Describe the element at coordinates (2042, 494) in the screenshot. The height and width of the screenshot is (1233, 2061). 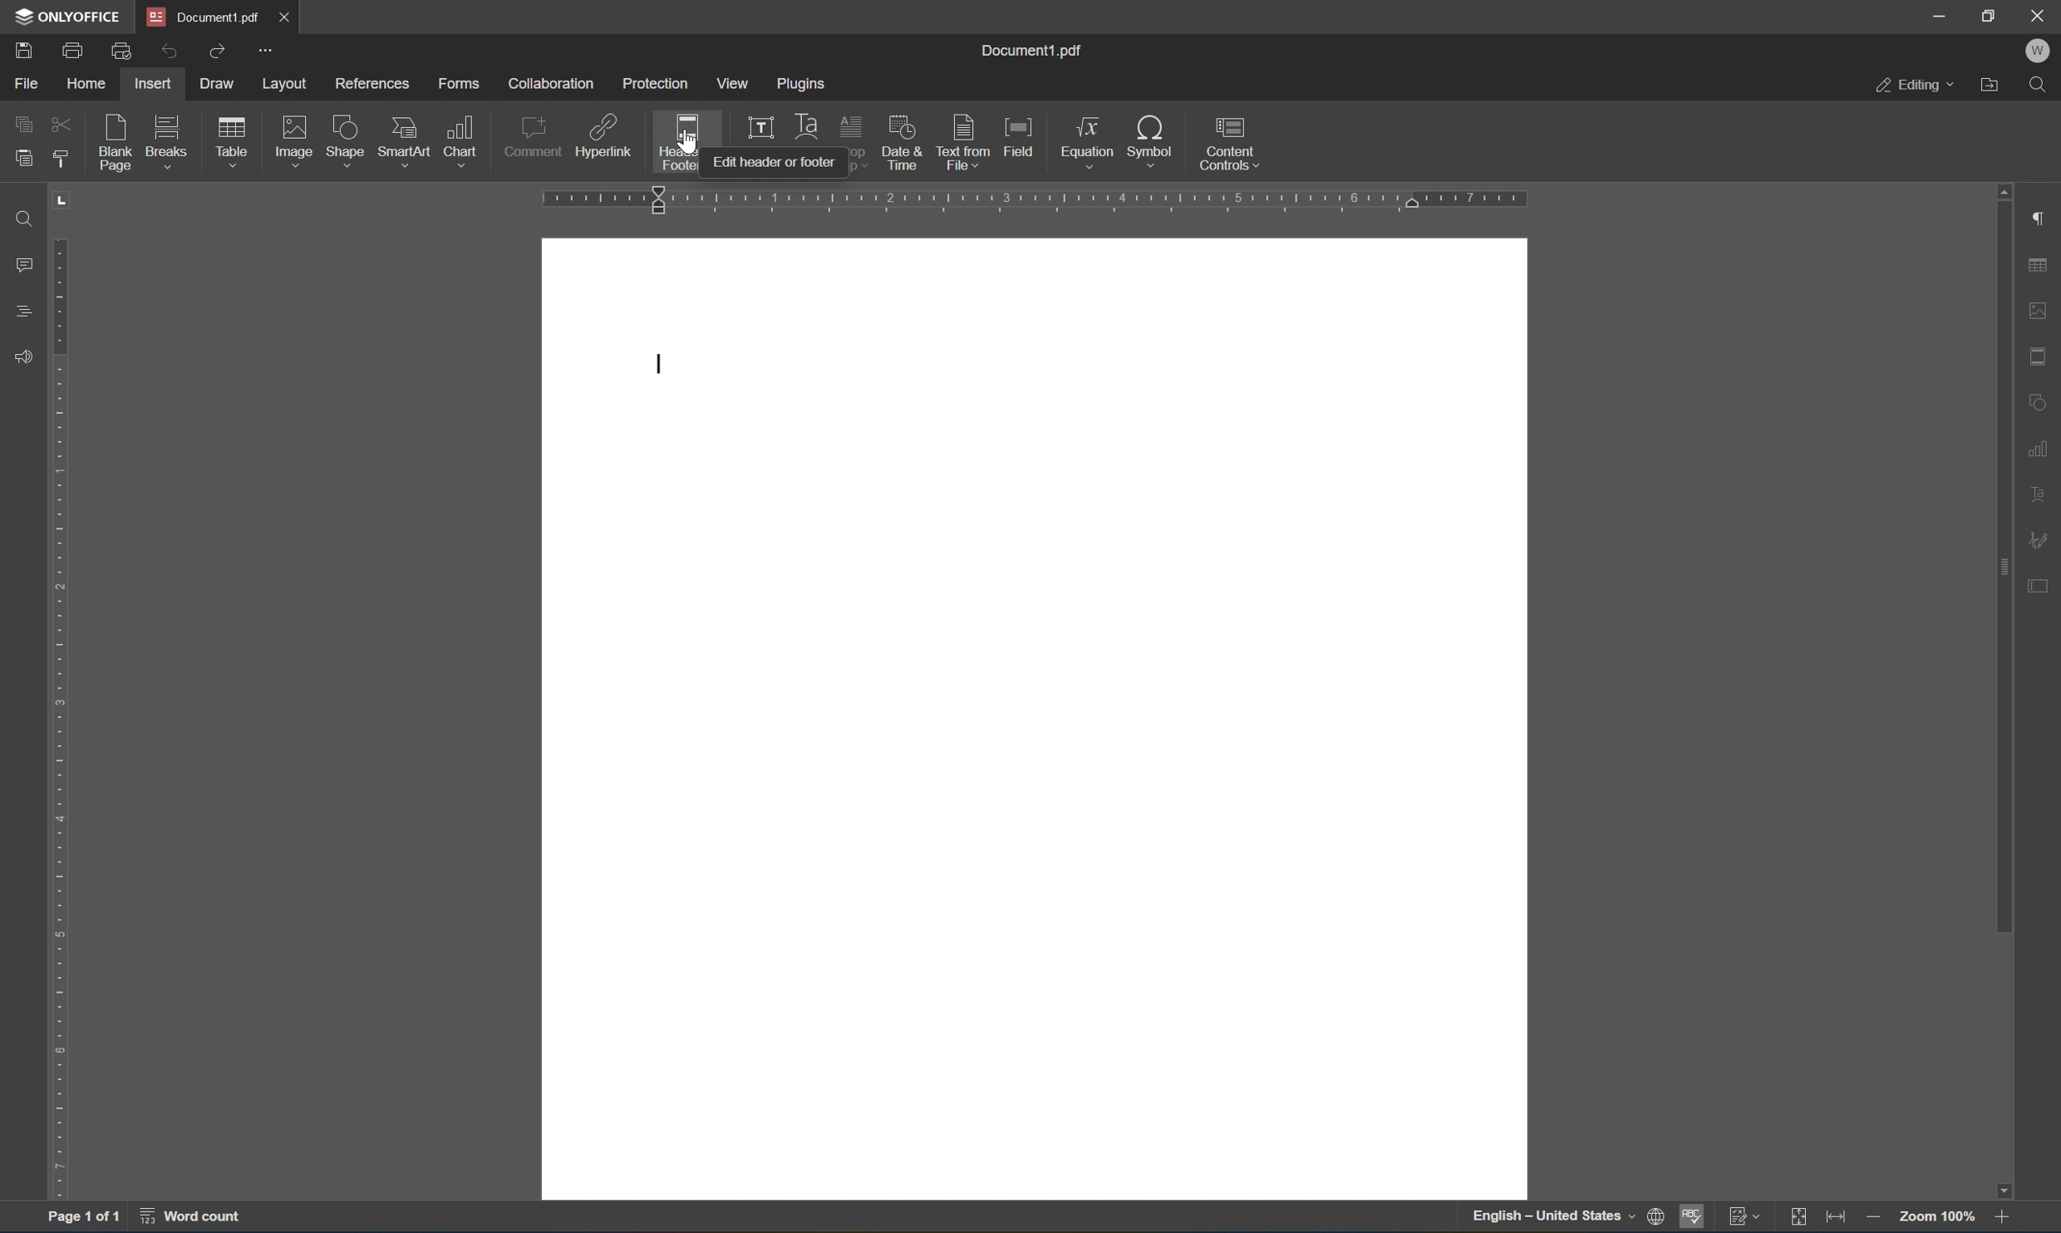
I see `text art settings` at that location.